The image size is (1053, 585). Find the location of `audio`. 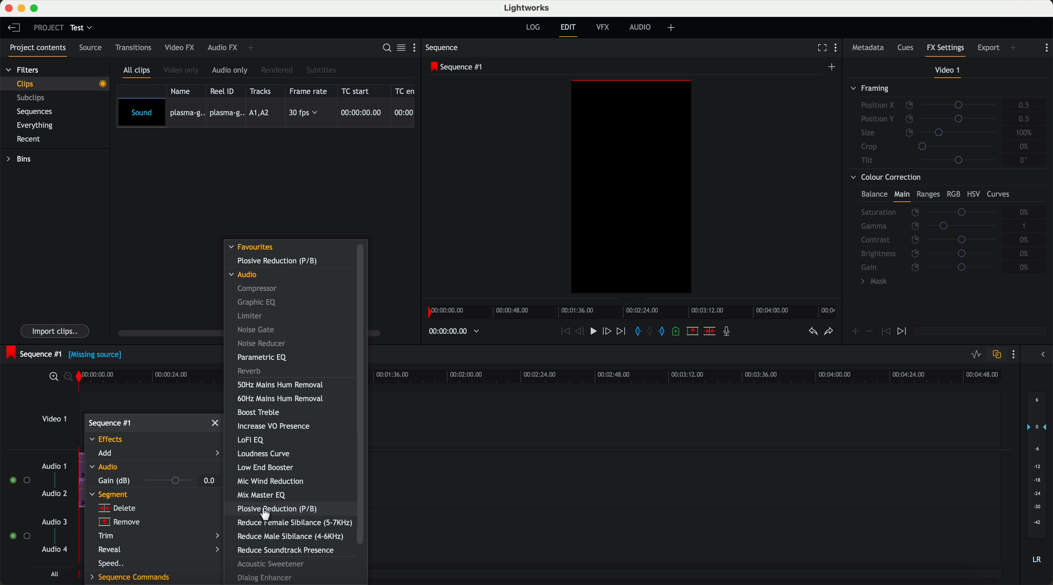

audio is located at coordinates (642, 28).